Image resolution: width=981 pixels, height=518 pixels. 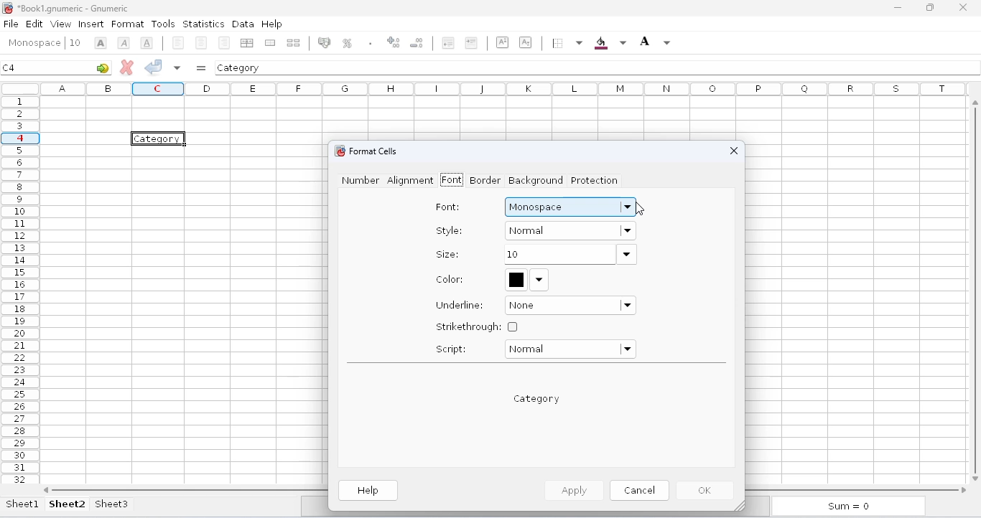 What do you see at coordinates (128, 24) in the screenshot?
I see `format` at bounding box center [128, 24].